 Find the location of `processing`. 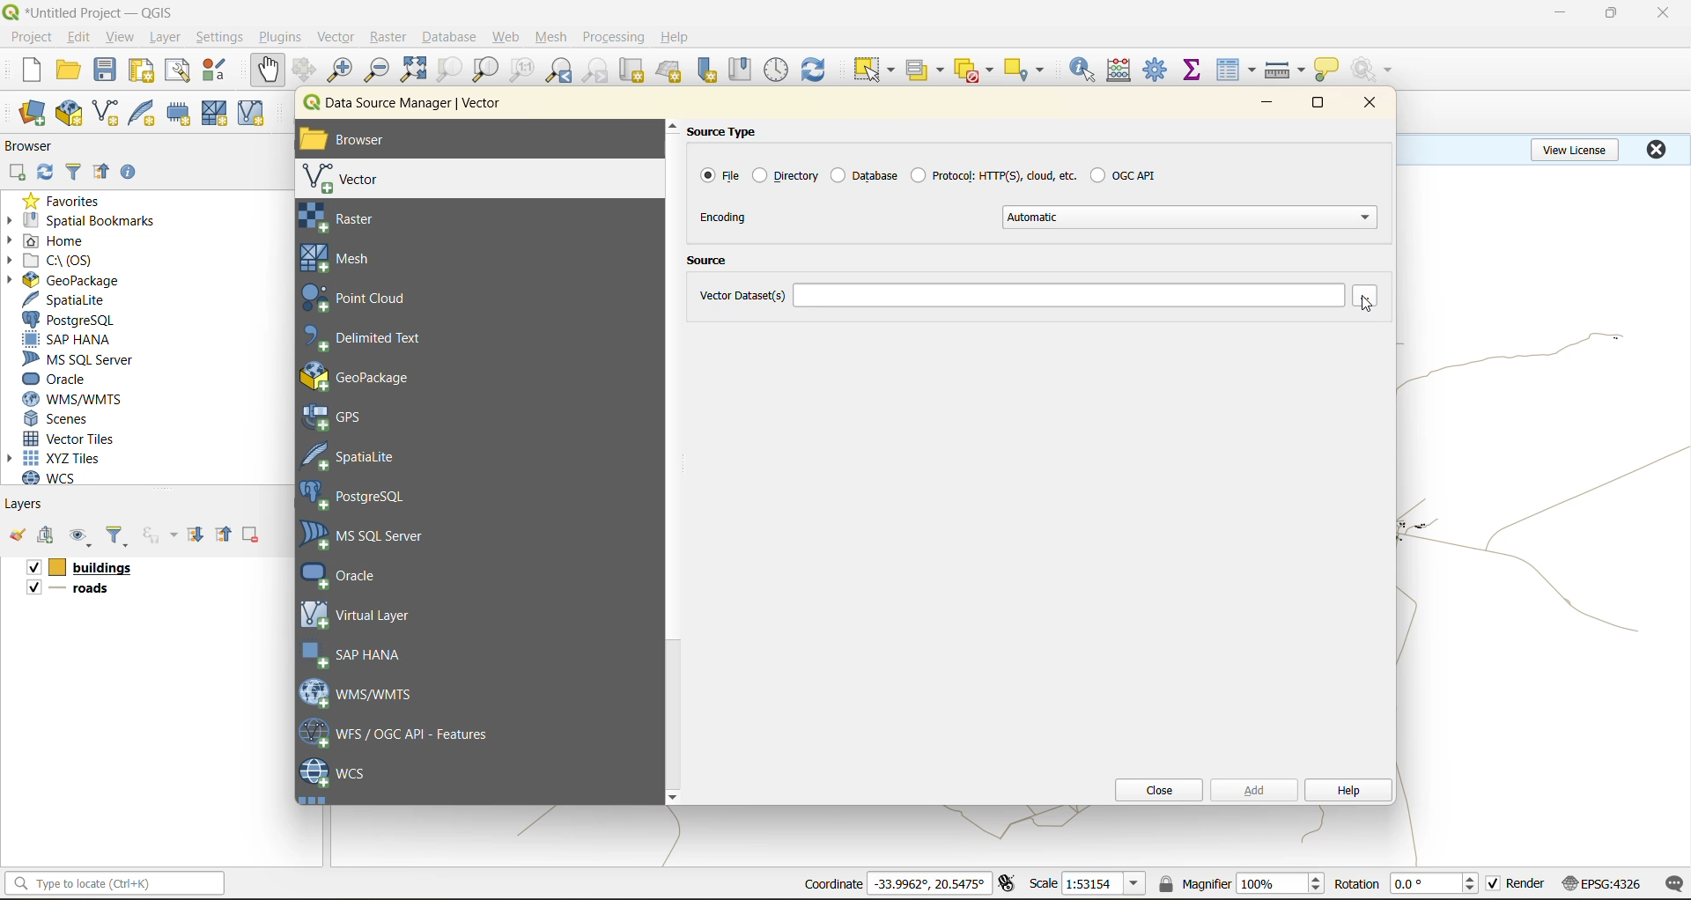

processing is located at coordinates (614, 38).